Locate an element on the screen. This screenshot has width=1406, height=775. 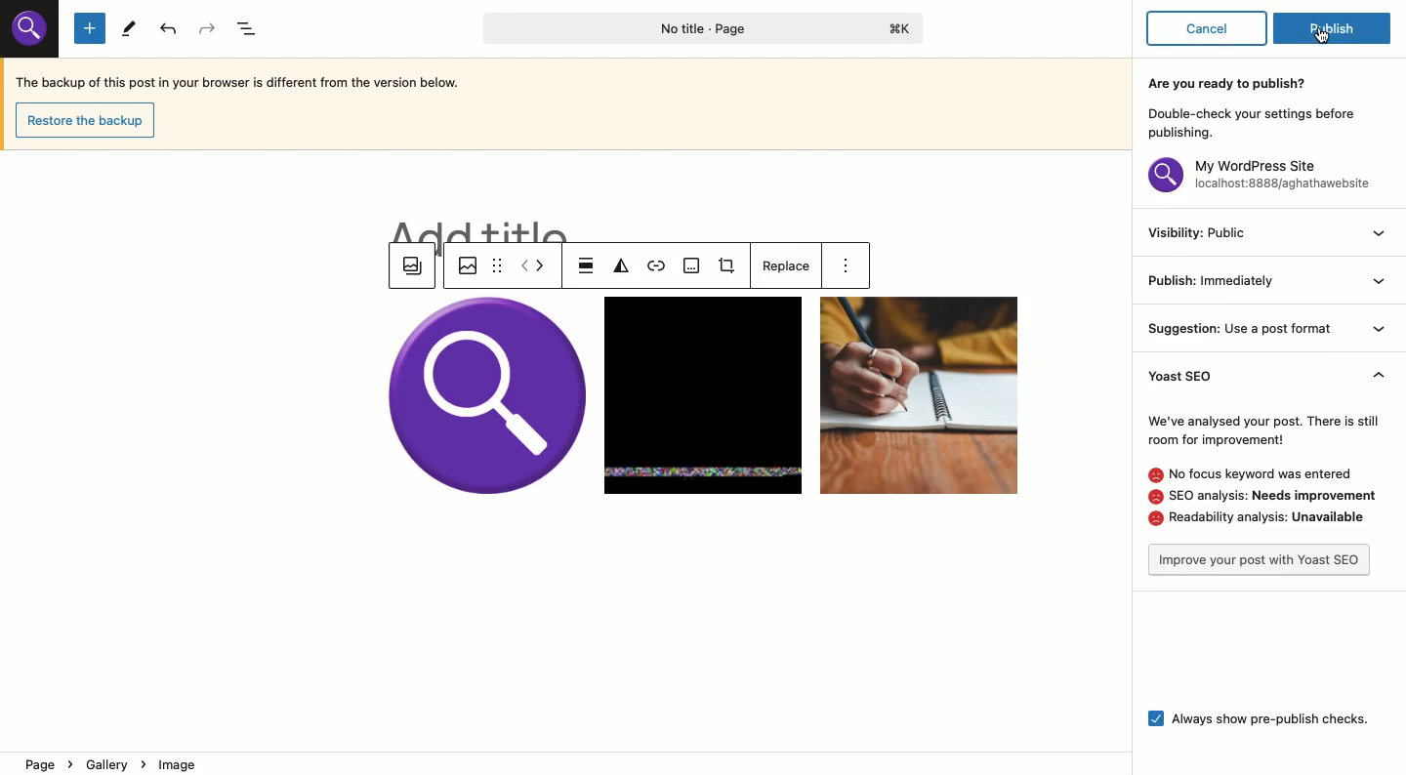
Are you ready to publish? is located at coordinates (1253, 104).